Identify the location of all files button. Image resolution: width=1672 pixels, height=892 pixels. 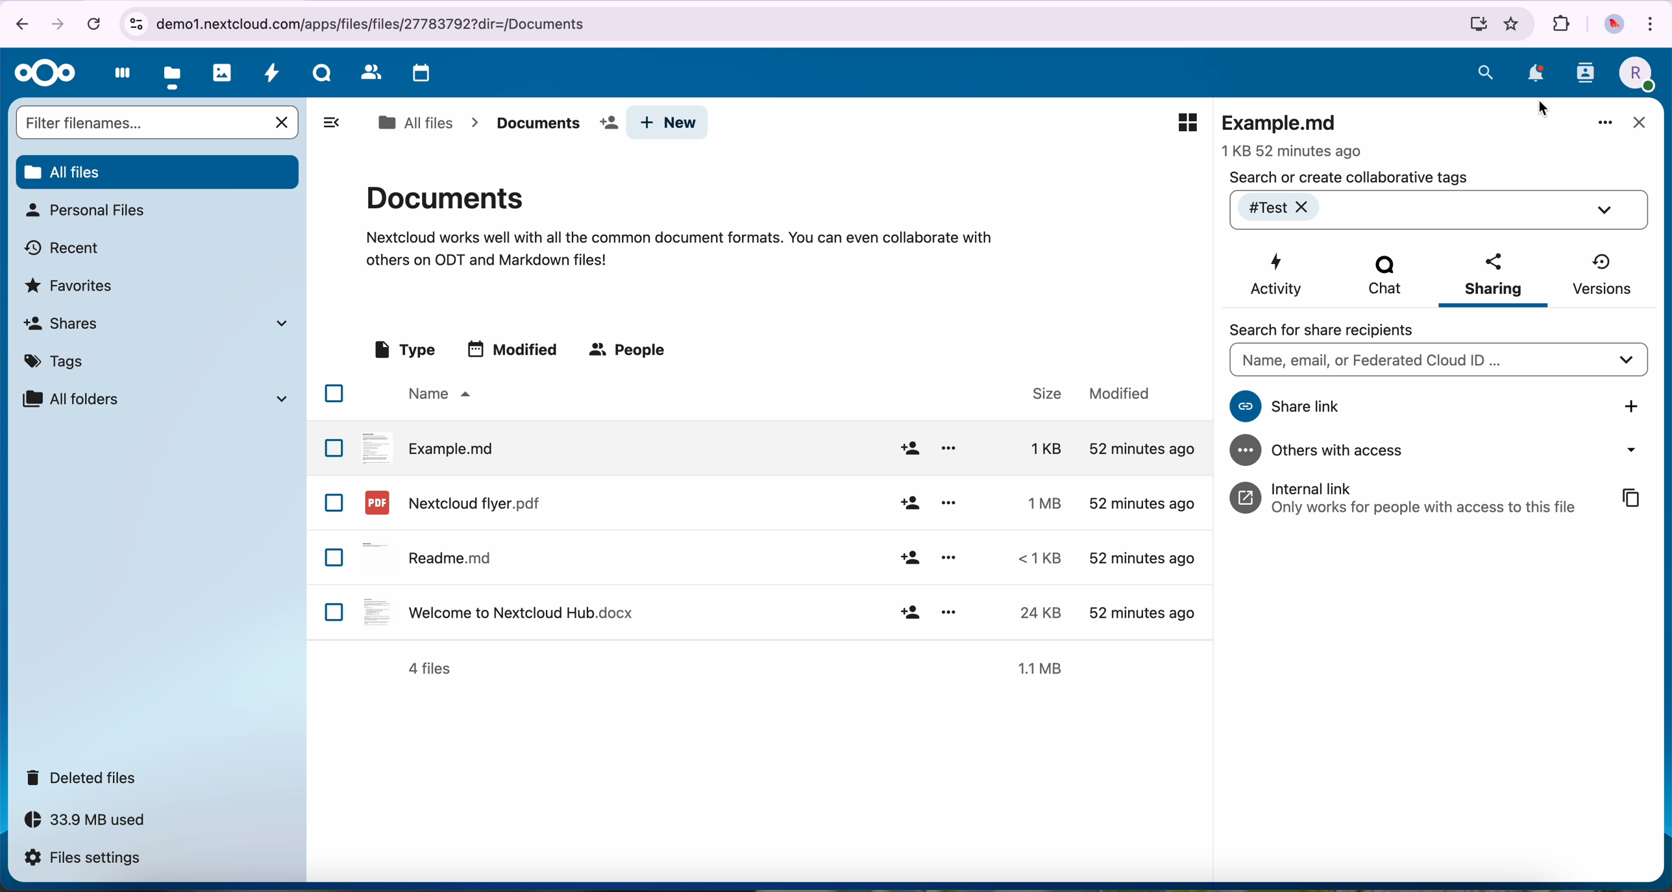
(156, 170).